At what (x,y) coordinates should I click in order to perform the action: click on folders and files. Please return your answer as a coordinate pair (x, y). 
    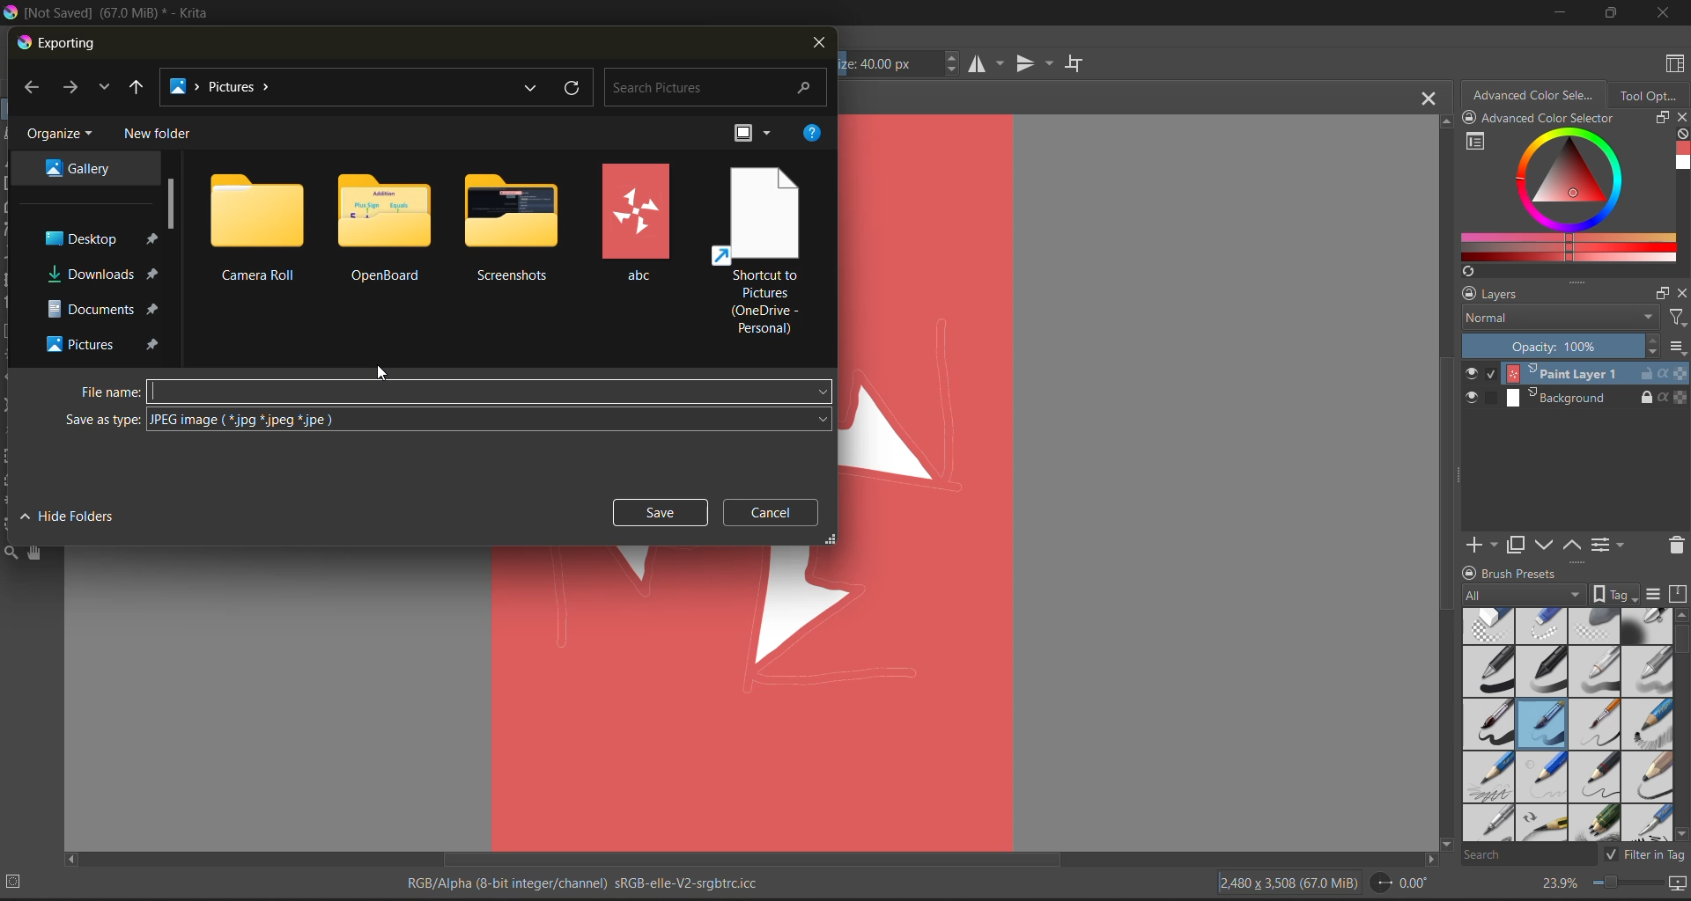
    Looking at the image, I should click on (639, 222).